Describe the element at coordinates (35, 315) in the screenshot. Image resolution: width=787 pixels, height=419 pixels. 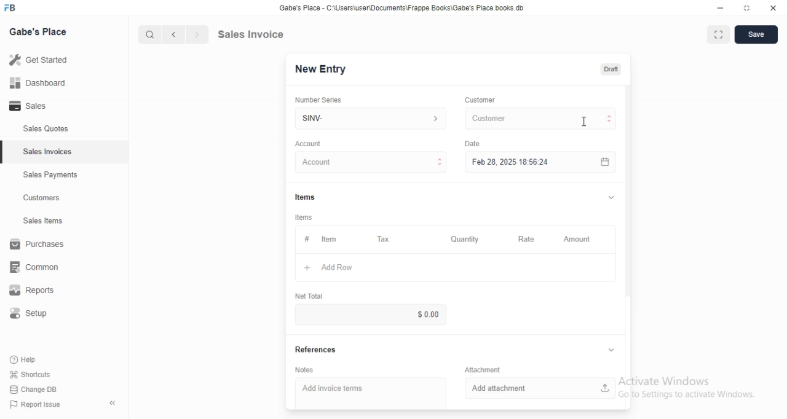
I see `Setup` at that location.